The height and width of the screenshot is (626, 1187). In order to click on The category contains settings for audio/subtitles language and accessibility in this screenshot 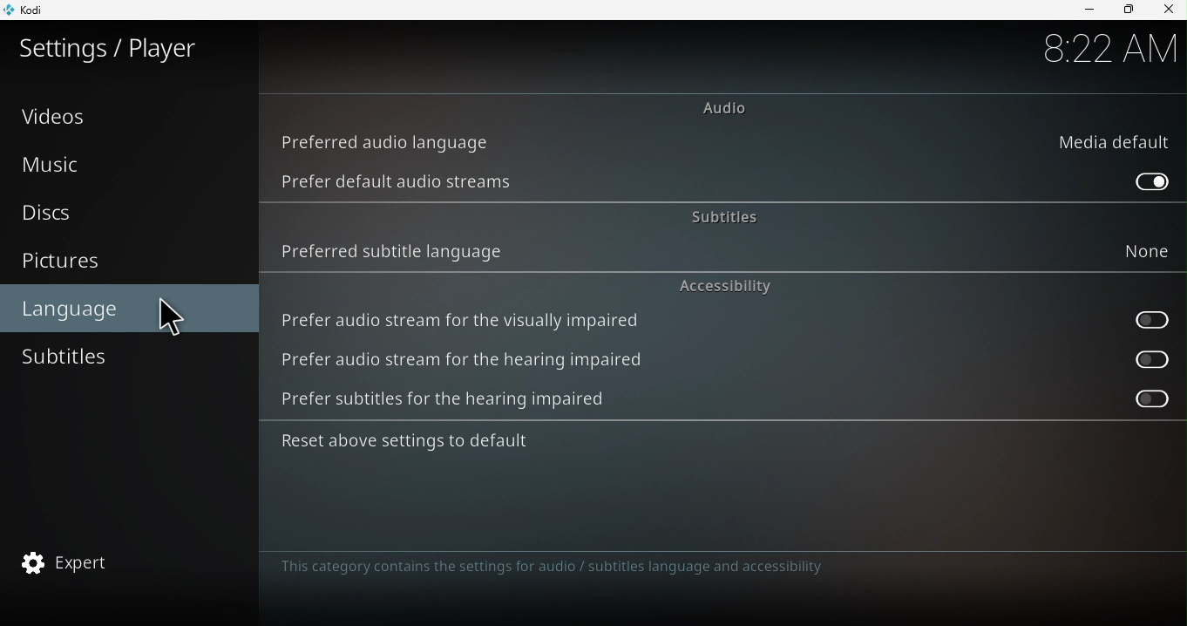, I will do `click(568, 573)`.